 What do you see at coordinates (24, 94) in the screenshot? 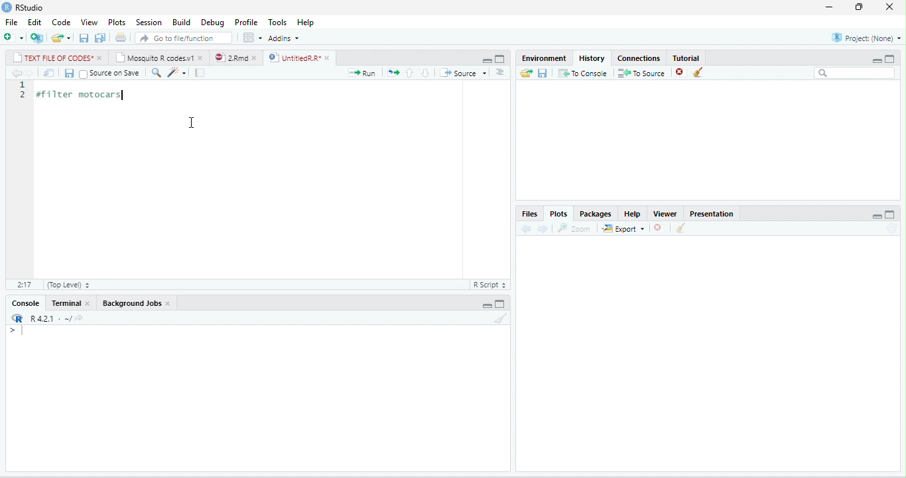
I see `2` at bounding box center [24, 94].